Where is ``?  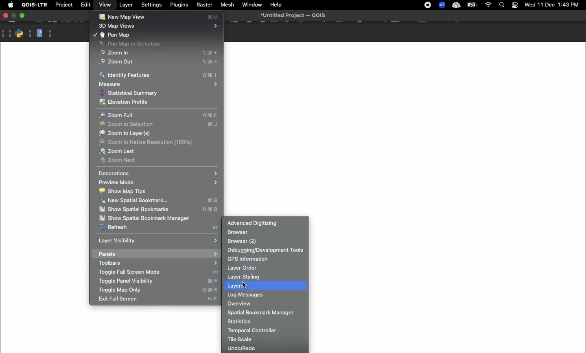  is located at coordinates (4, 34).